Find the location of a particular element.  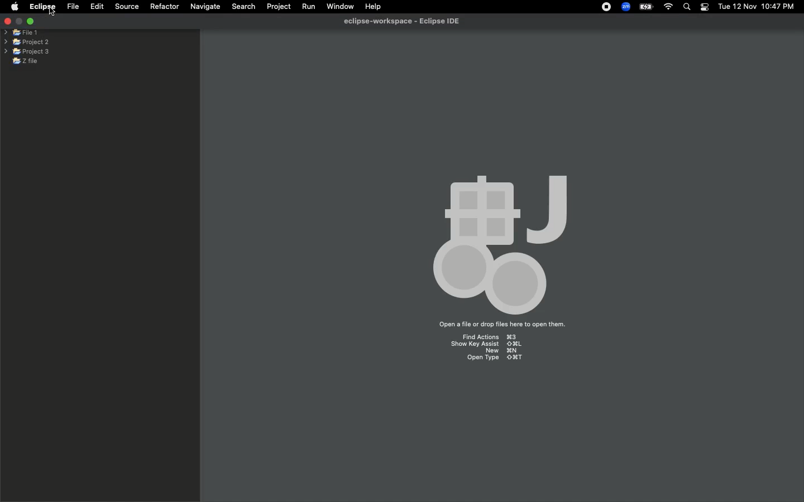

Close is located at coordinates (8, 20).